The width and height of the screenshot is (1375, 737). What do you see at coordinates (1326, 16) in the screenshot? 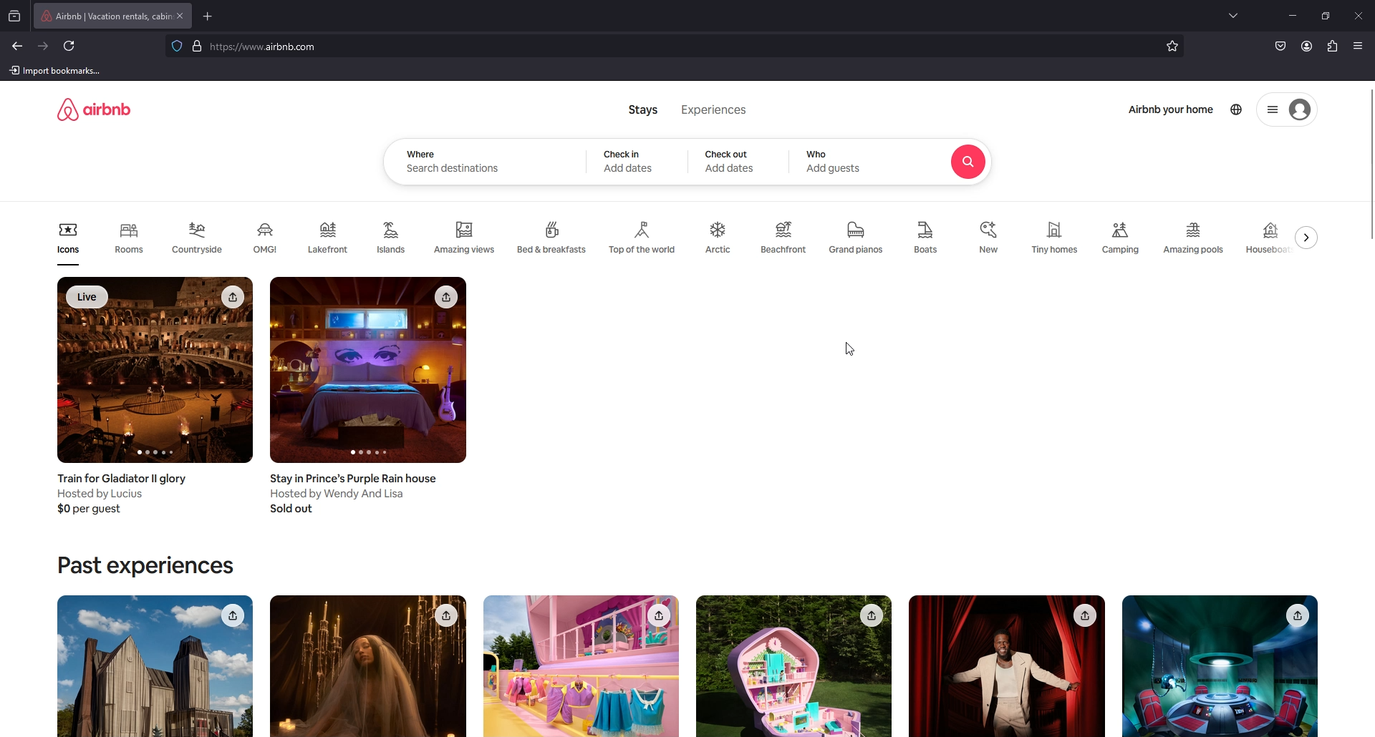
I see `resize` at bounding box center [1326, 16].